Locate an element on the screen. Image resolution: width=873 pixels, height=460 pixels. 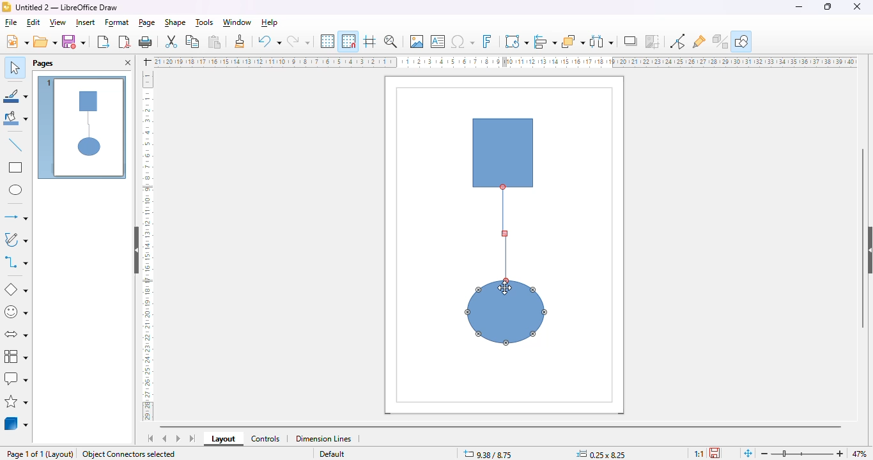
stars and banners is located at coordinates (17, 401).